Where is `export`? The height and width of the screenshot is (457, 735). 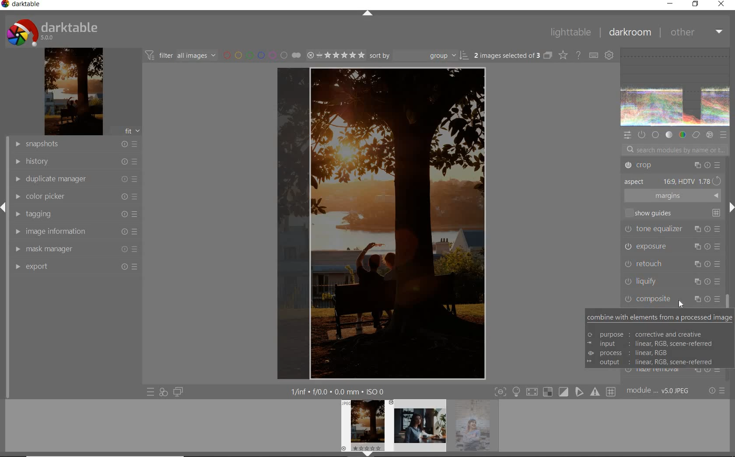 export is located at coordinates (75, 267).